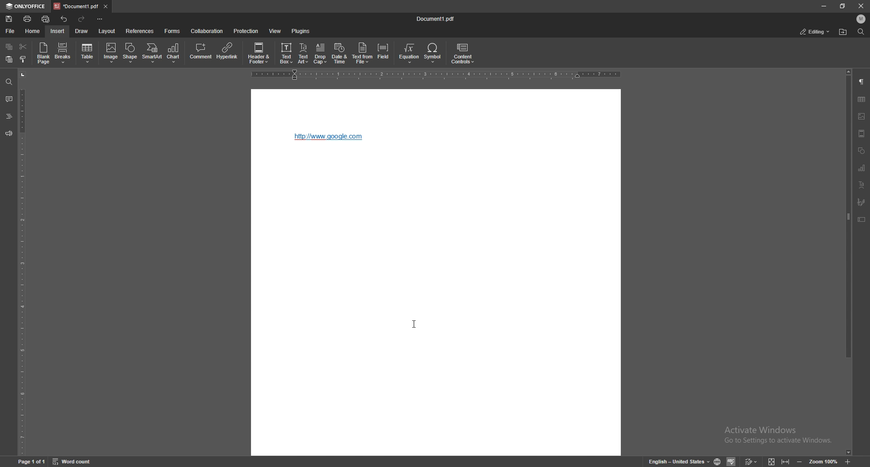 The height and width of the screenshot is (467, 870). Describe the element at coordinates (10, 46) in the screenshot. I see `copy` at that location.